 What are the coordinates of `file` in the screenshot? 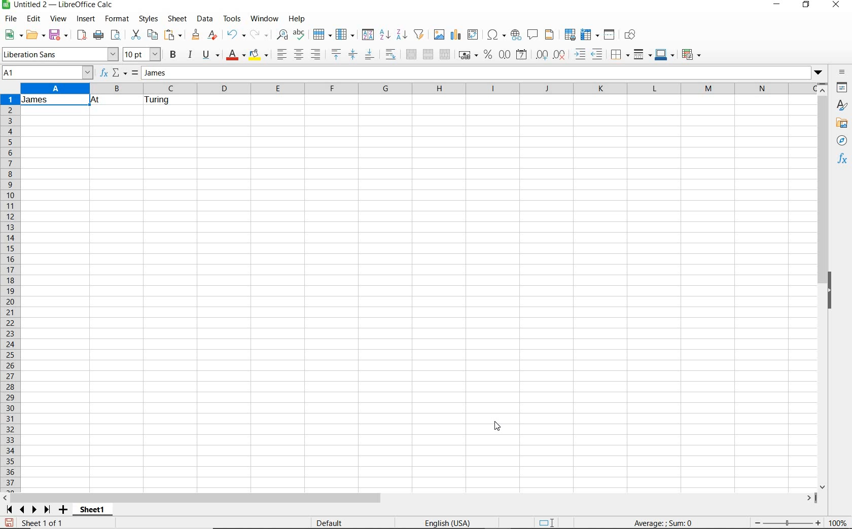 It's located at (10, 19).